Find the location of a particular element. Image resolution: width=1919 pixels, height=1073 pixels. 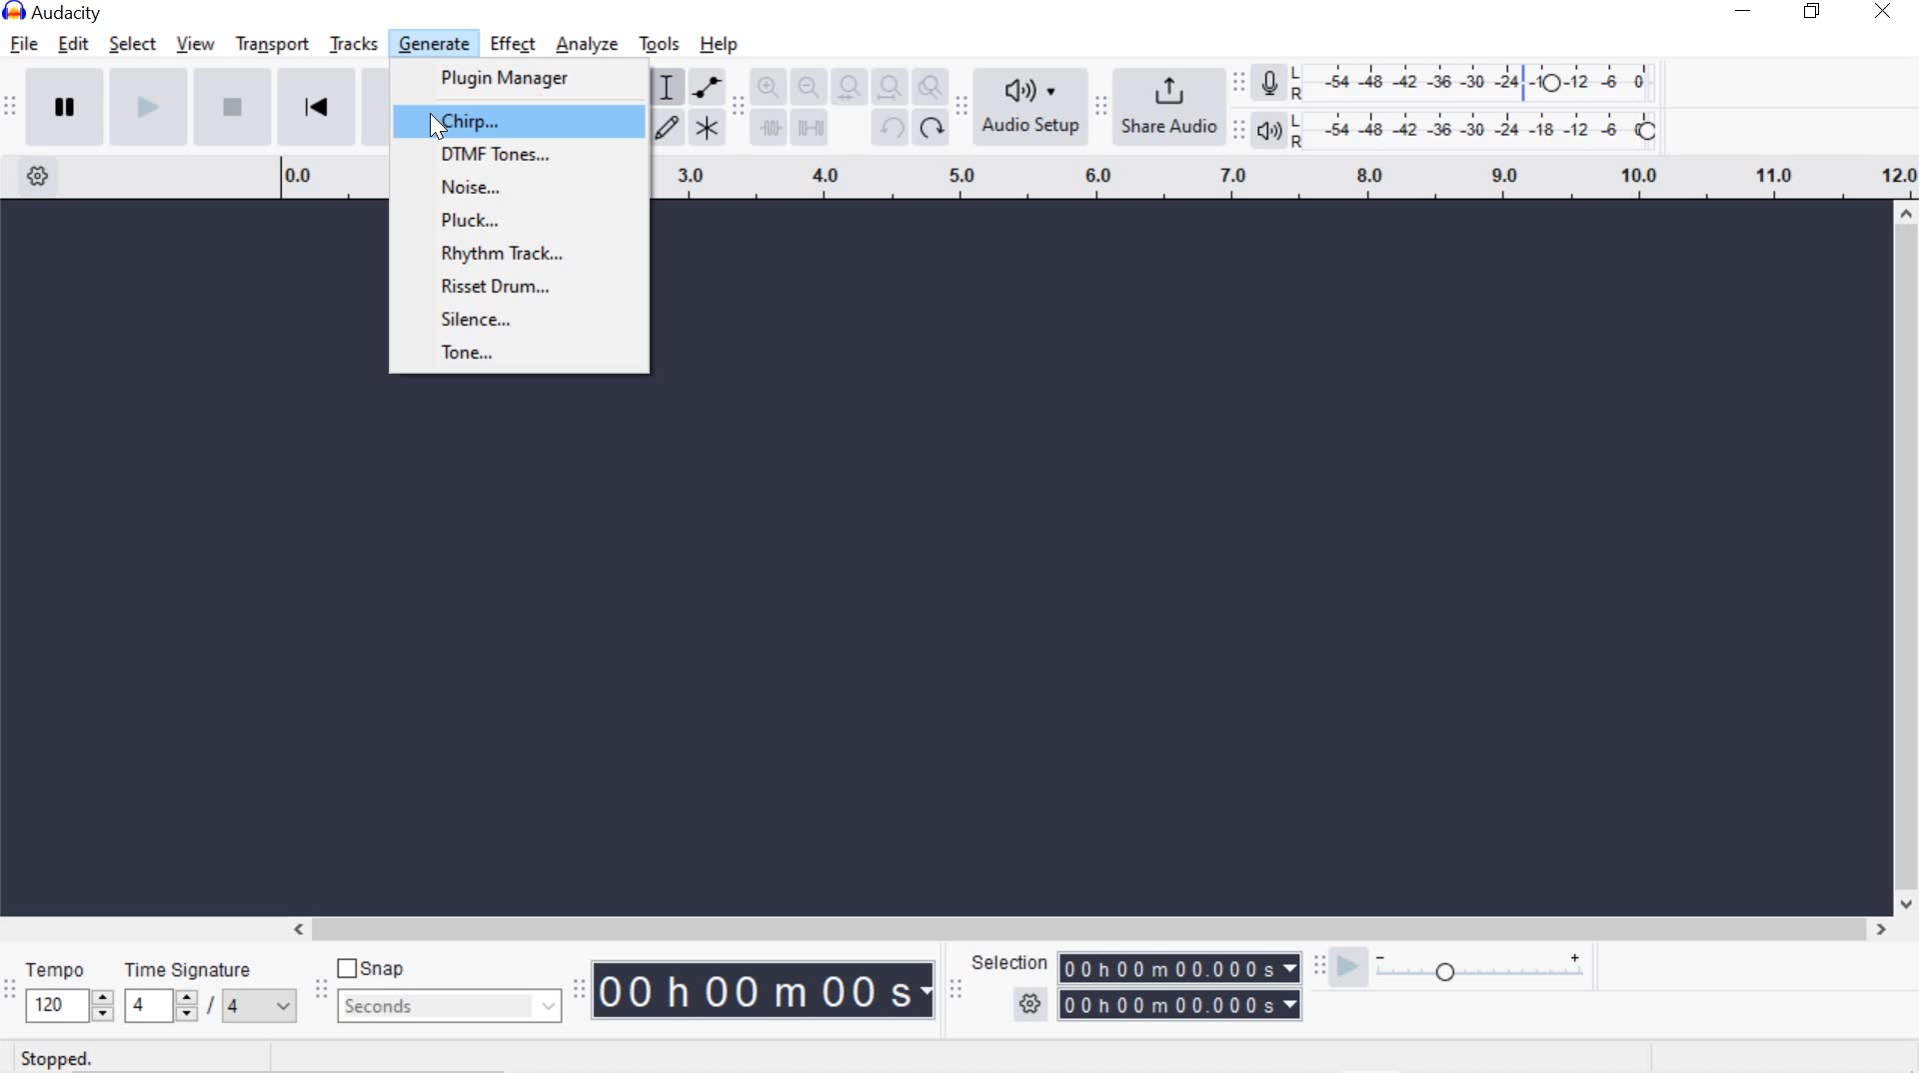

undo is located at coordinates (887, 127).